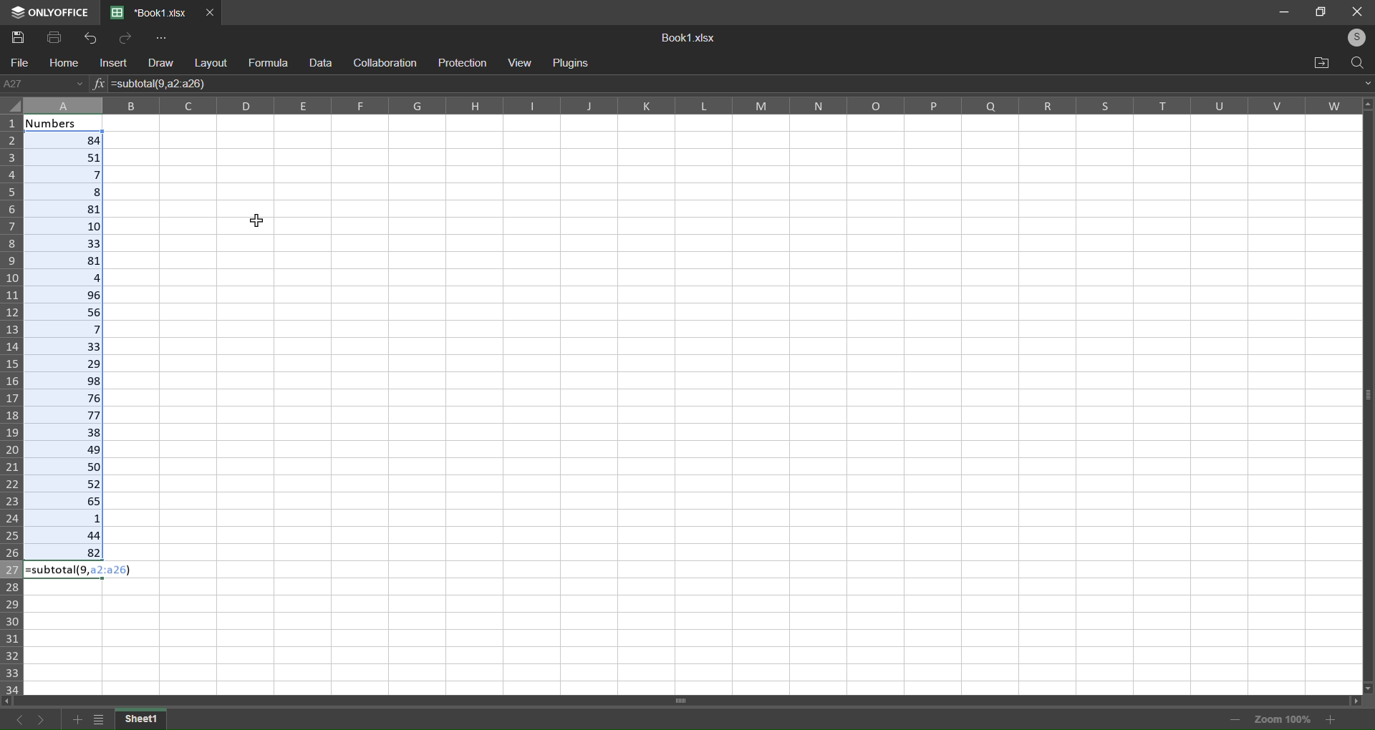 The width and height of the screenshot is (1375, 730). What do you see at coordinates (39, 719) in the screenshot?
I see `next` at bounding box center [39, 719].